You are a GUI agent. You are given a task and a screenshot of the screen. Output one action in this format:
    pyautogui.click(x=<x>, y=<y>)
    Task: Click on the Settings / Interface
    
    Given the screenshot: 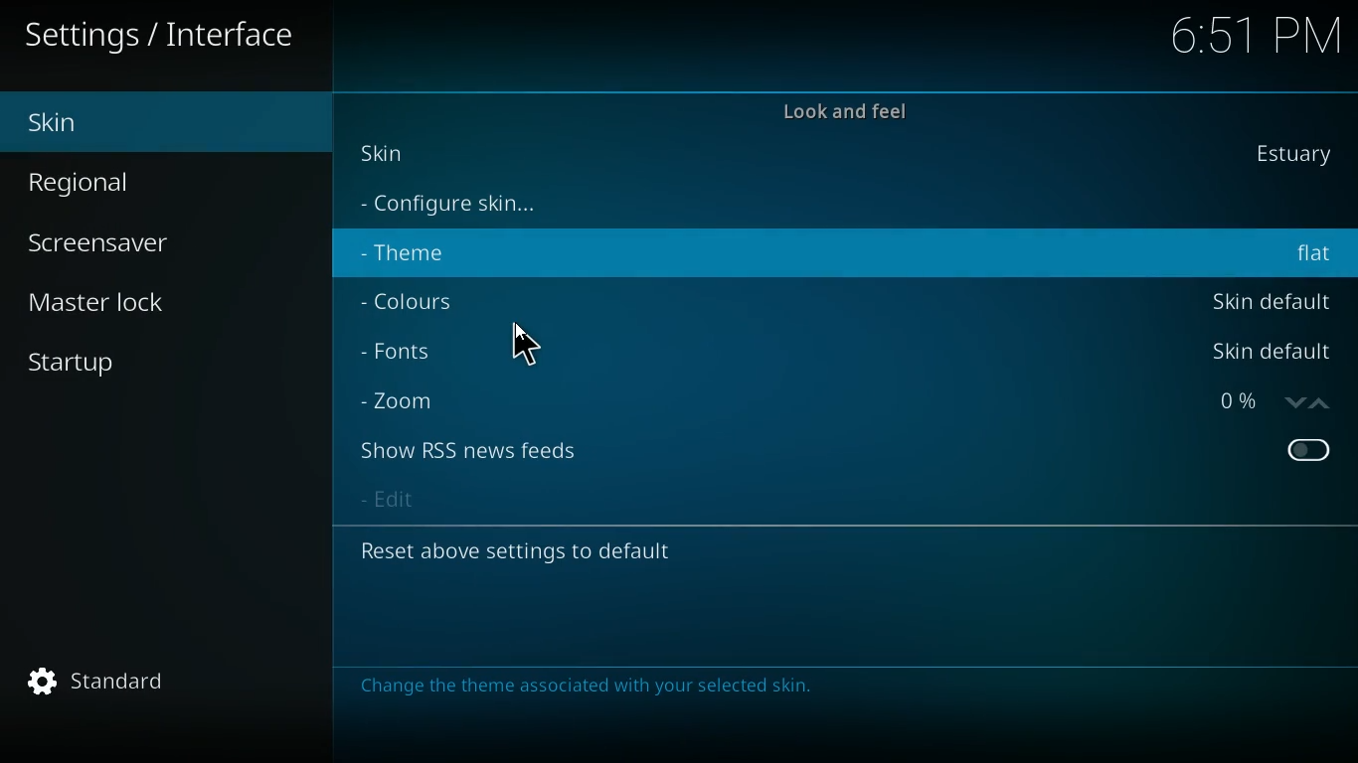 What is the action you would take?
    pyautogui.click(x=166, y=38)
    